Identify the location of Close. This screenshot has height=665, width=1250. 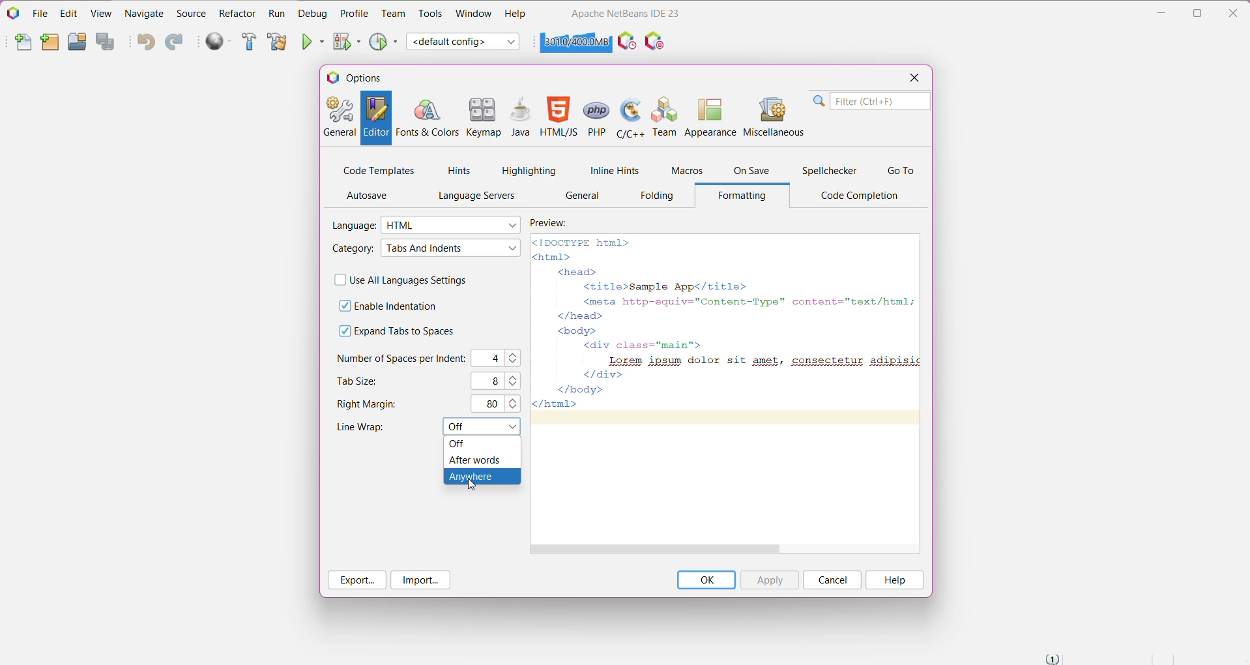
(912, 79).